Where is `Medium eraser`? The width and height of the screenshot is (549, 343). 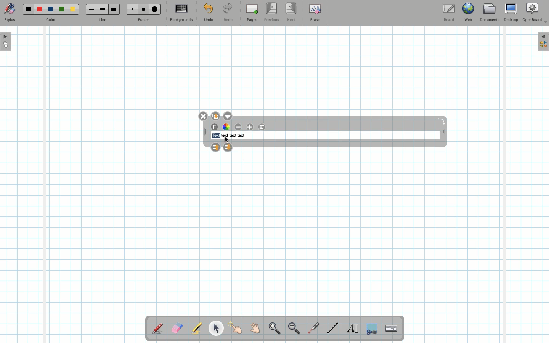 Medium eraser is located at coordinates (142, 9).